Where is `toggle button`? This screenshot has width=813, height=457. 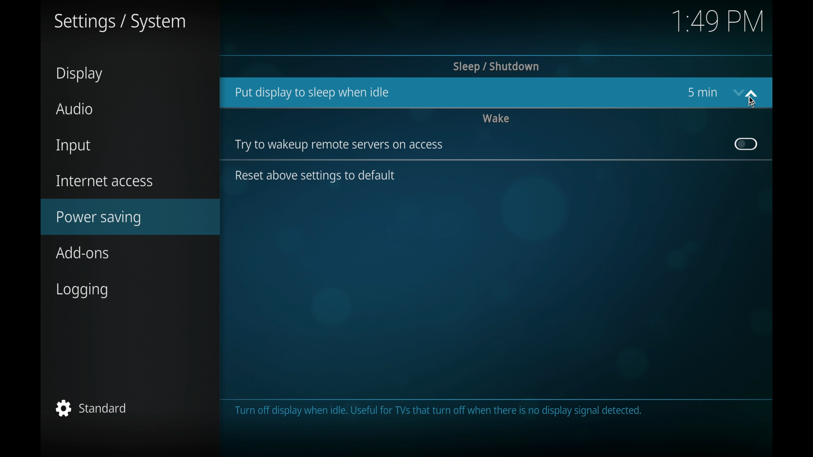
toggle button is located at coordinates (745, 144).